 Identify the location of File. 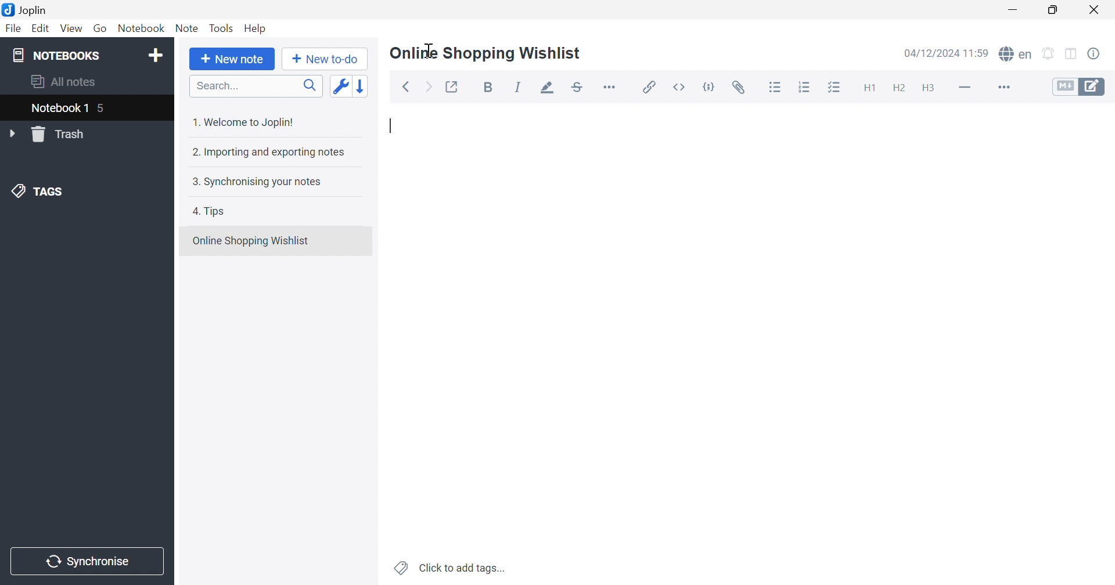
(15, 29).